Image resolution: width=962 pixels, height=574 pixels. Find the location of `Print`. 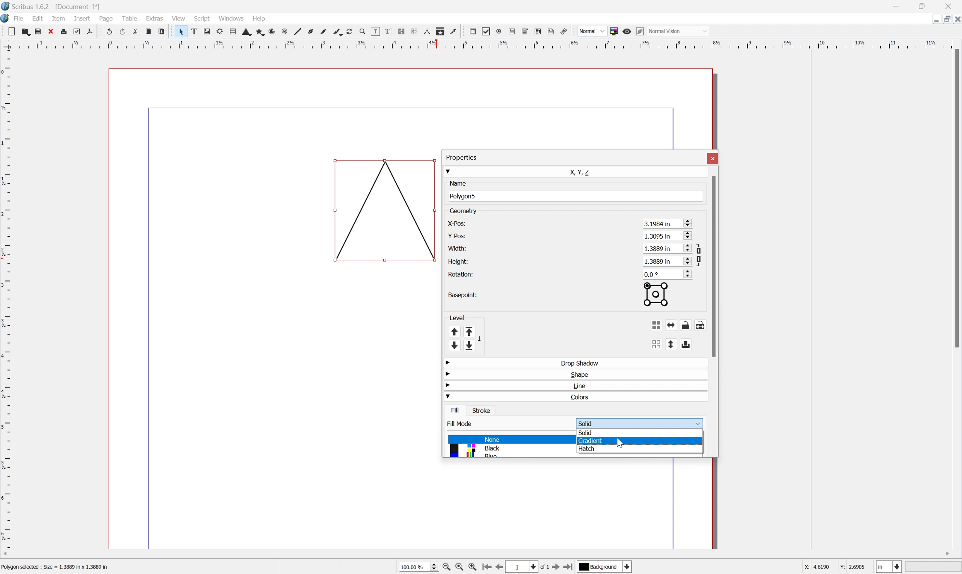

Print is located at coordinates (63, 31).